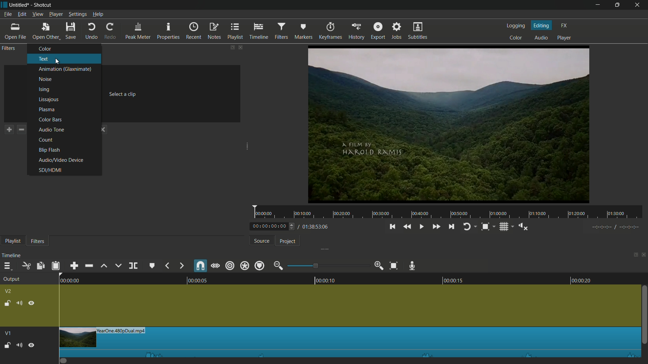  What do you see at coordinates (15, 32) in the screenshot?
I see `open file` at bounding box center [15, 32].